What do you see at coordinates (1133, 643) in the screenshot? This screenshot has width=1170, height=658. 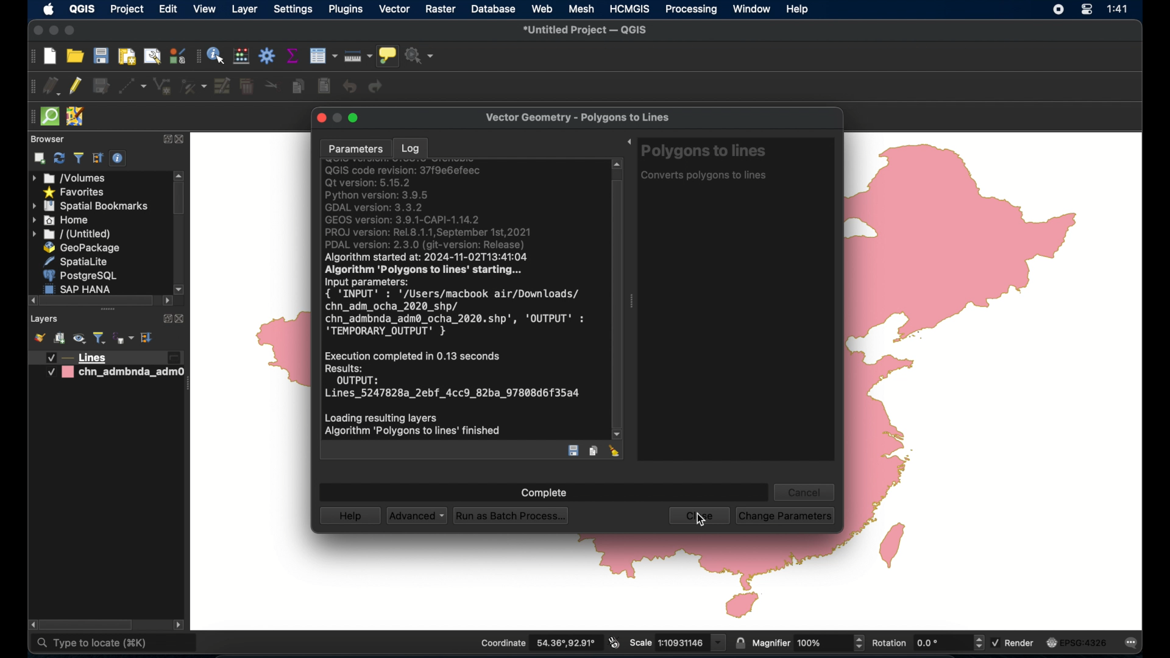 I see `messages` at bounding box center [1133, 643].